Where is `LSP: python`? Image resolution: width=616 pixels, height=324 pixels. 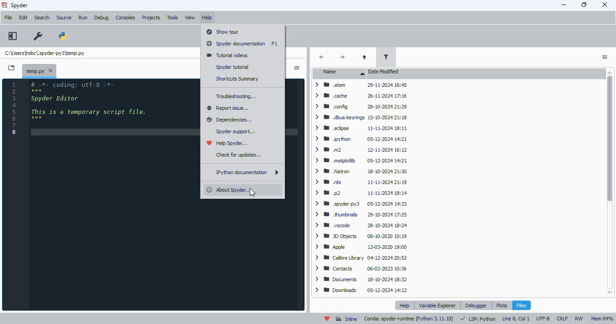 LSP: python is located at coordinates (478, 319).